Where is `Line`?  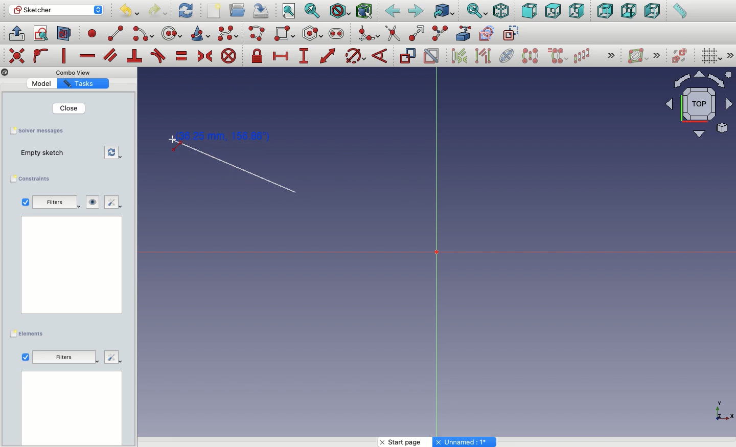
Line is located at coordinates (252, 174).